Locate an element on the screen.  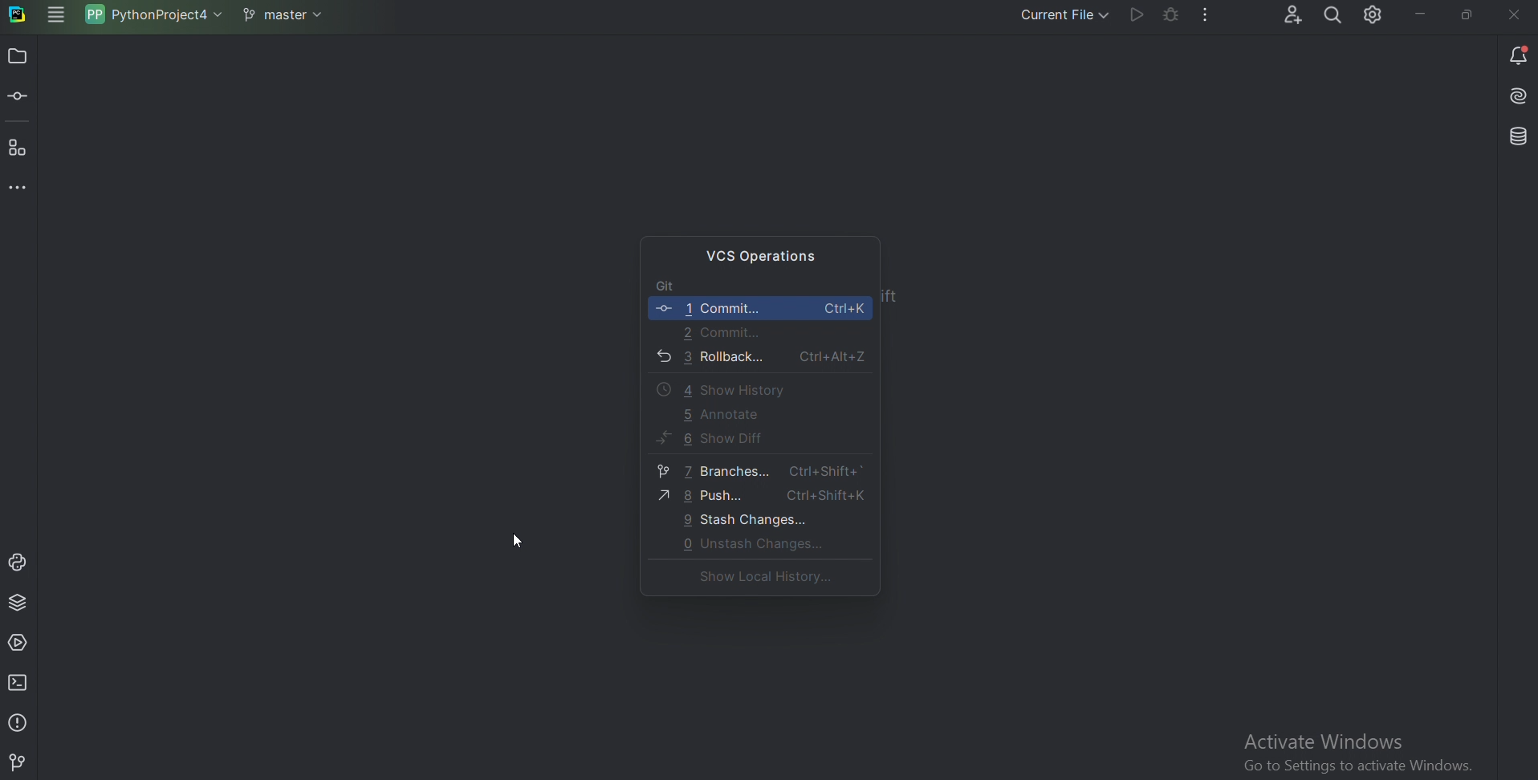
Minimize is located at coordinates (1415, 14).